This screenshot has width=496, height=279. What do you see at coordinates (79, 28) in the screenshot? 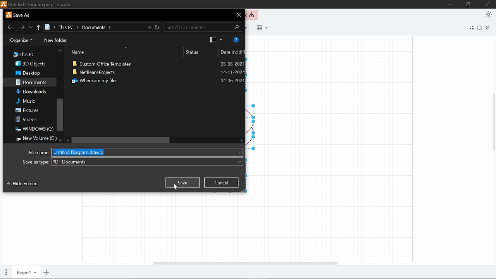
I see `Path to current location` at bounding box center [79, 28].